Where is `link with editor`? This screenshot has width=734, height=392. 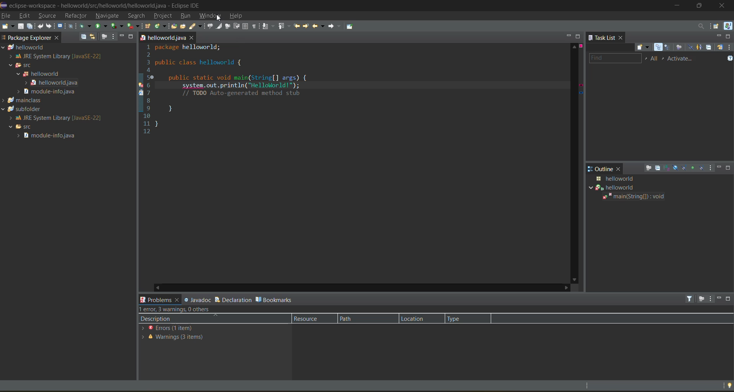 link with editor is located at coordinates (94, 37).